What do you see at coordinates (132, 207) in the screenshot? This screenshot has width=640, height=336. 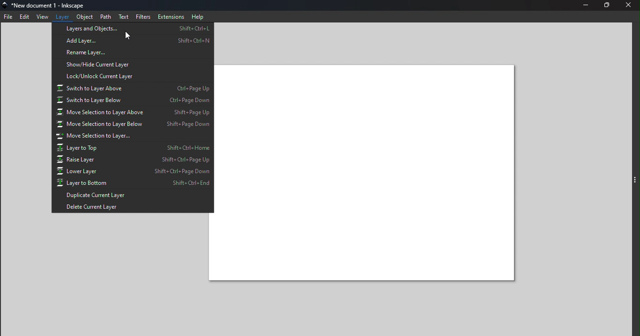 I see `Delete current layer` at bounding box center [132, 207].